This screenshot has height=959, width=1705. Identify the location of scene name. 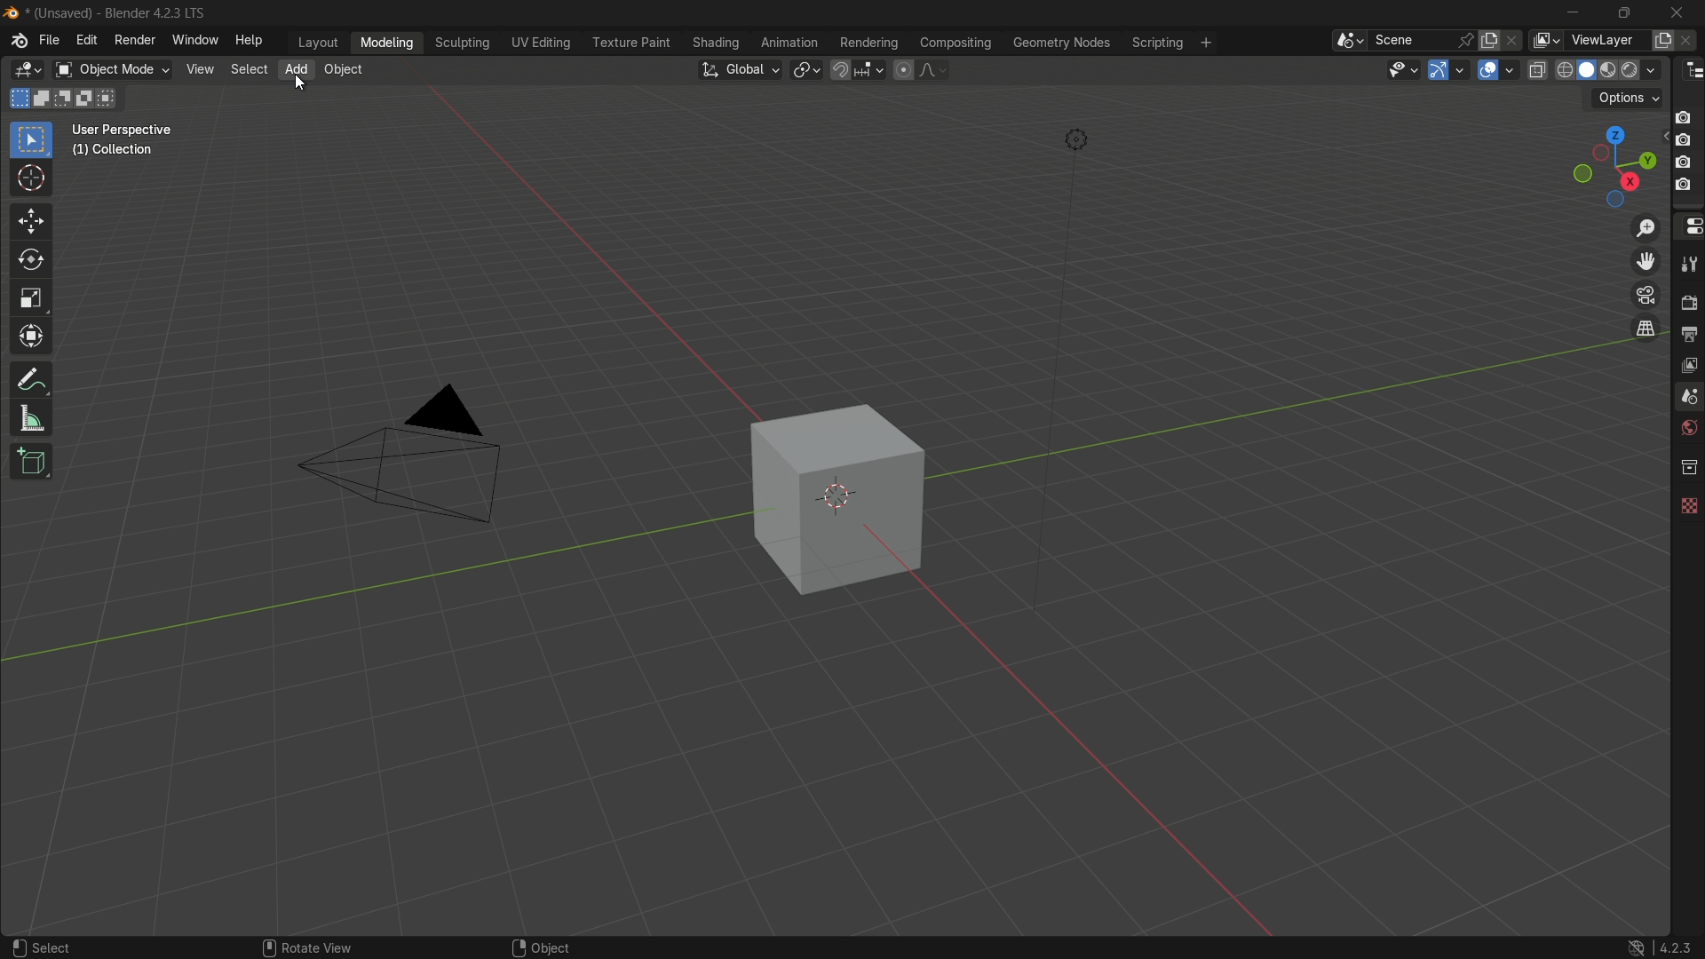
(1409, 41).